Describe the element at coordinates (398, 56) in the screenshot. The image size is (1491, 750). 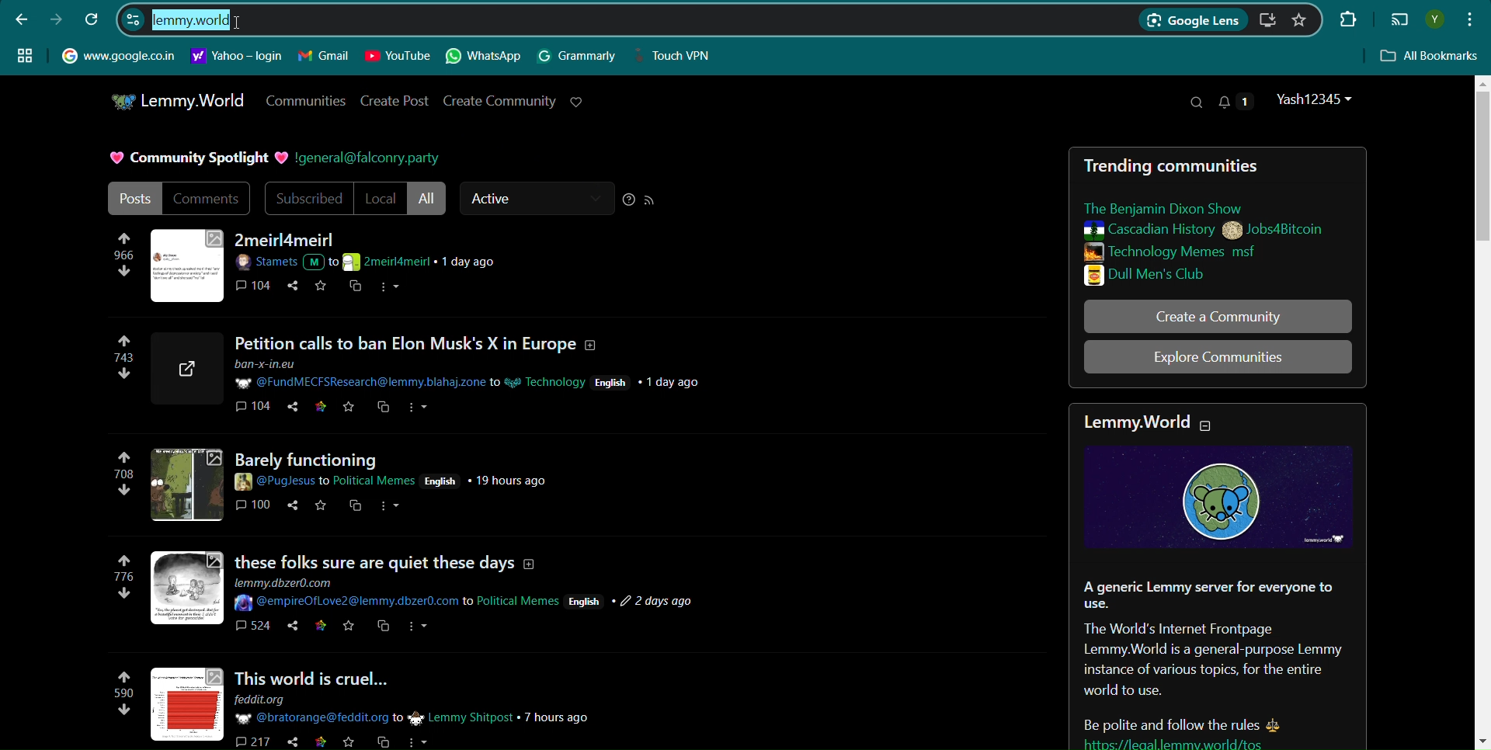
I see `Youtube` at that location.